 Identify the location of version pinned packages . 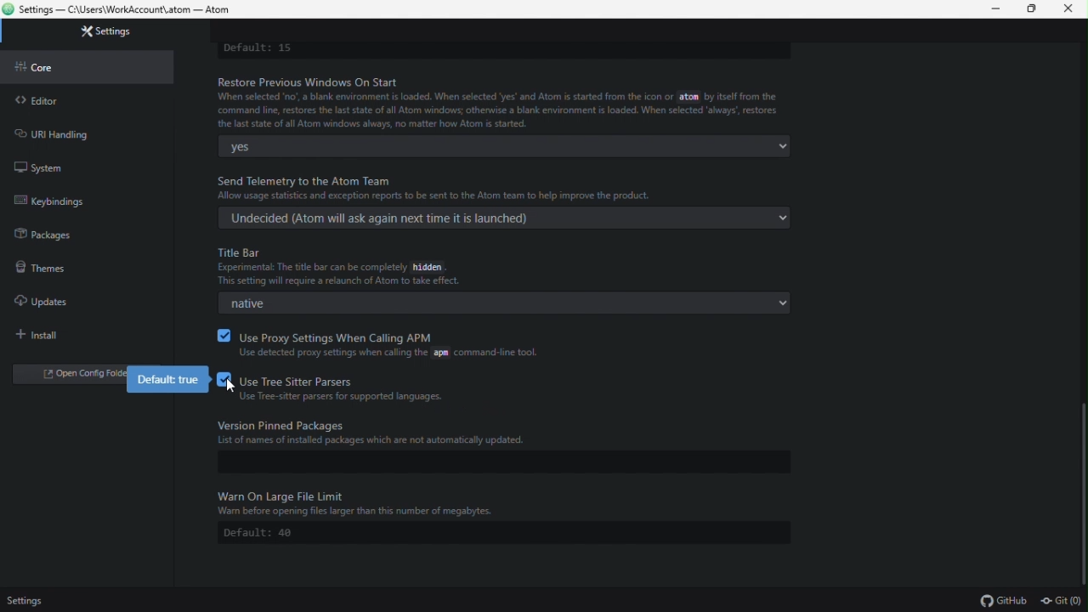
(500, 433).